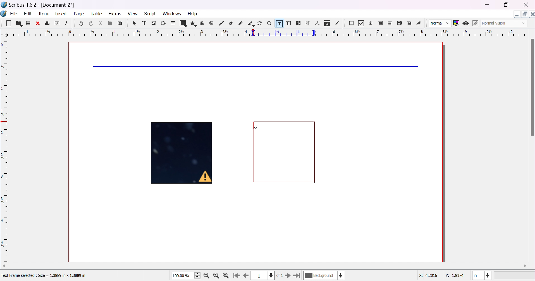 Image resolution: width=535 pixels, height=281 pixels. Describe the element at coordinates (250, 23) in the screenshot. I see `calligraphic line` at that location.